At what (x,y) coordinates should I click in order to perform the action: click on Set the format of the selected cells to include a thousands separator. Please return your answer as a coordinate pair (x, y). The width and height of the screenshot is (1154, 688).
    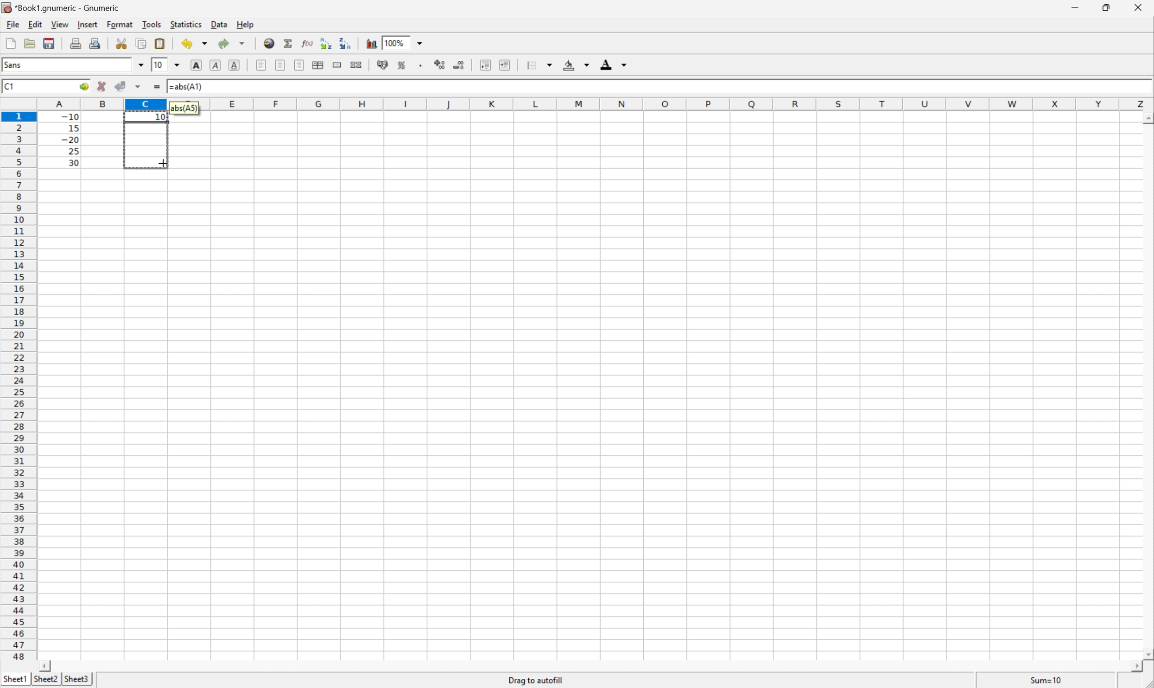
    Looking at the image, I should click on (424, 67).